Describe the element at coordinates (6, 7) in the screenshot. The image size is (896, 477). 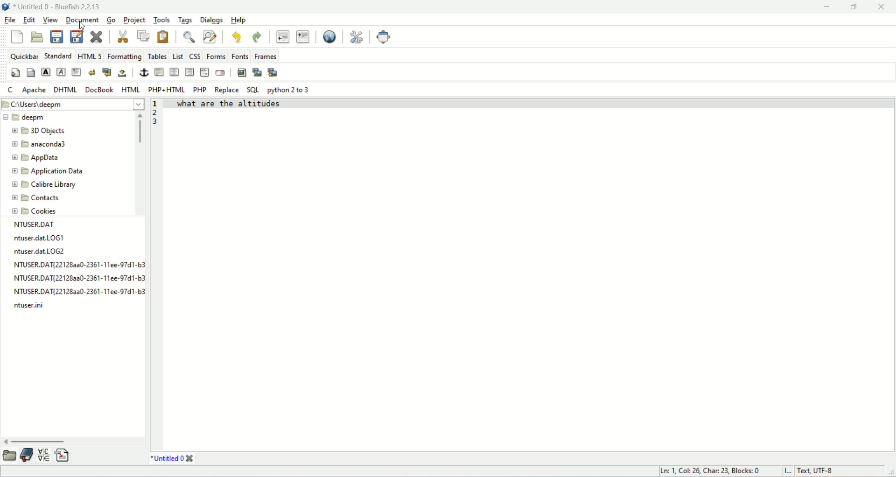
I see `logo` at that location.